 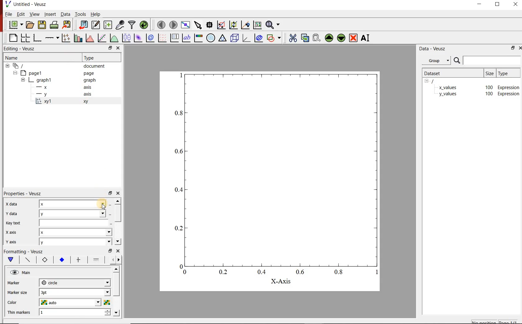 I want to click on click to reset graph axes, so click(x=257, y=25).